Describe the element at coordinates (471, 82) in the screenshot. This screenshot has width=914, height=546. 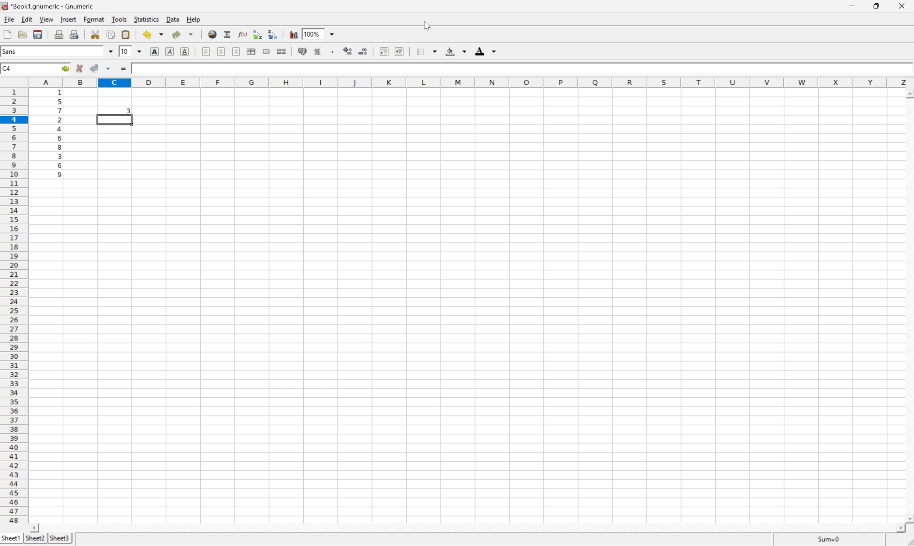
I see `column names` at that location.